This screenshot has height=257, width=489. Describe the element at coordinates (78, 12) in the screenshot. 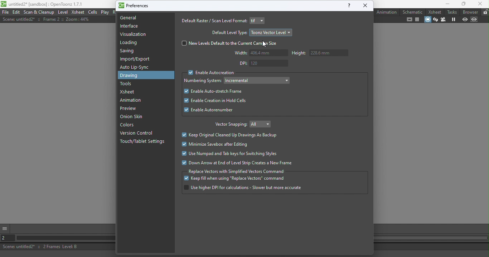

I see `Xsheet` at that location.